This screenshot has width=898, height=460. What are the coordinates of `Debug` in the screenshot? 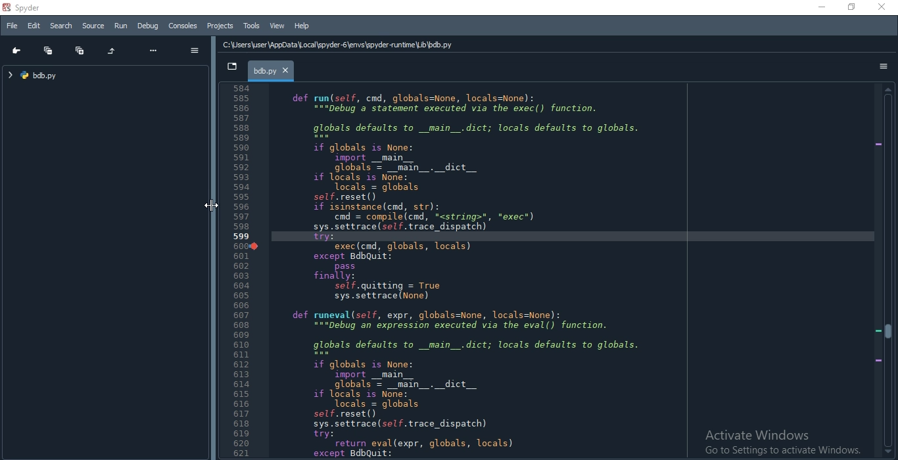 It's located at (149, 26).